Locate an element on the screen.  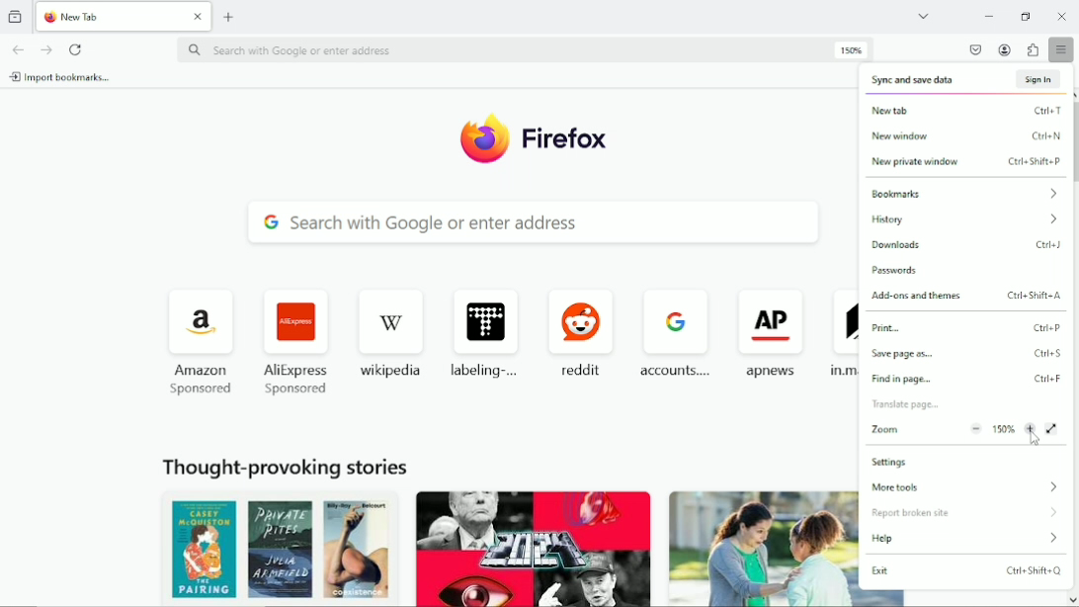
view recent browsing is located at coordinates (15, 17).